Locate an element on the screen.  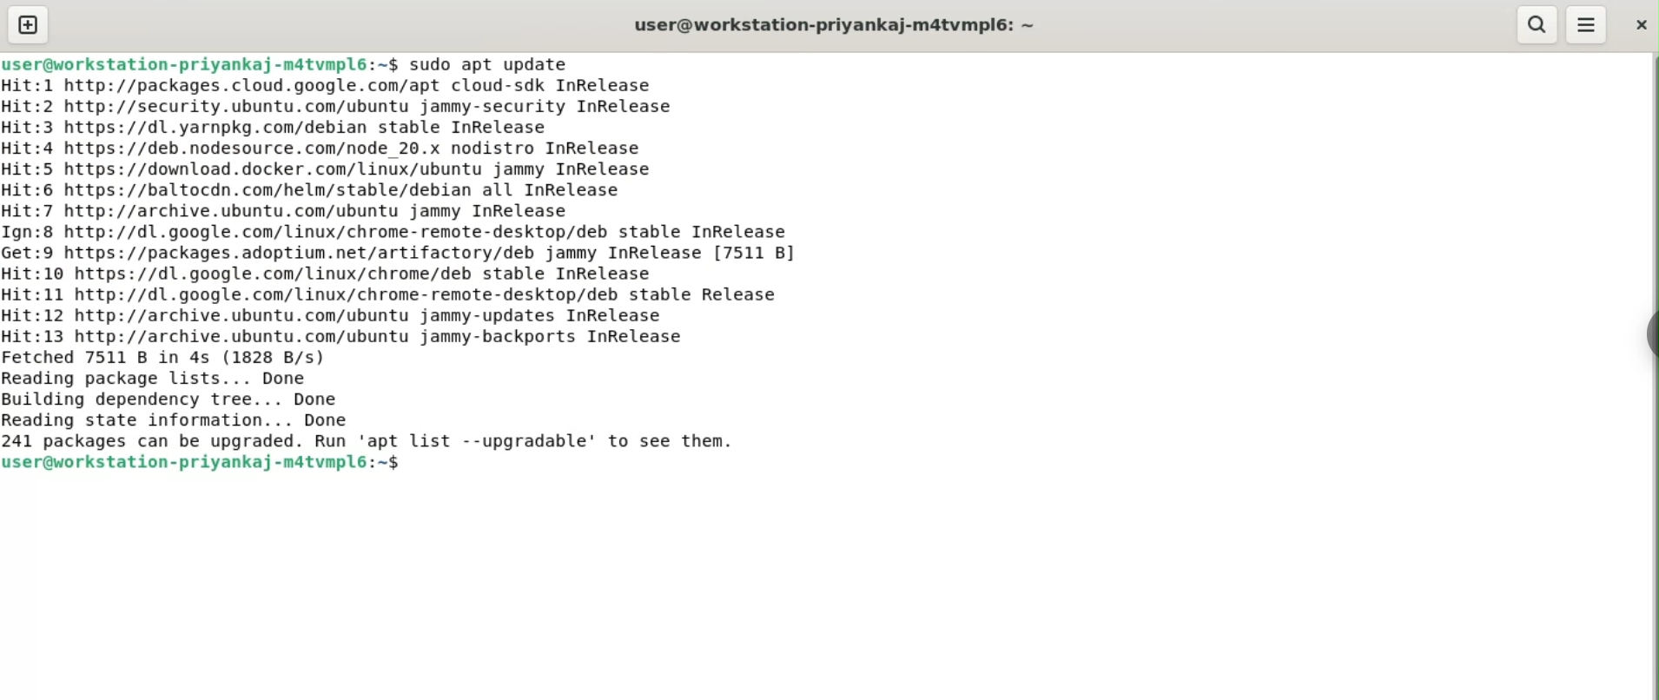
user@workstation-priyankaj-m4tvmpl6:- is located at coordinates (836, 25).